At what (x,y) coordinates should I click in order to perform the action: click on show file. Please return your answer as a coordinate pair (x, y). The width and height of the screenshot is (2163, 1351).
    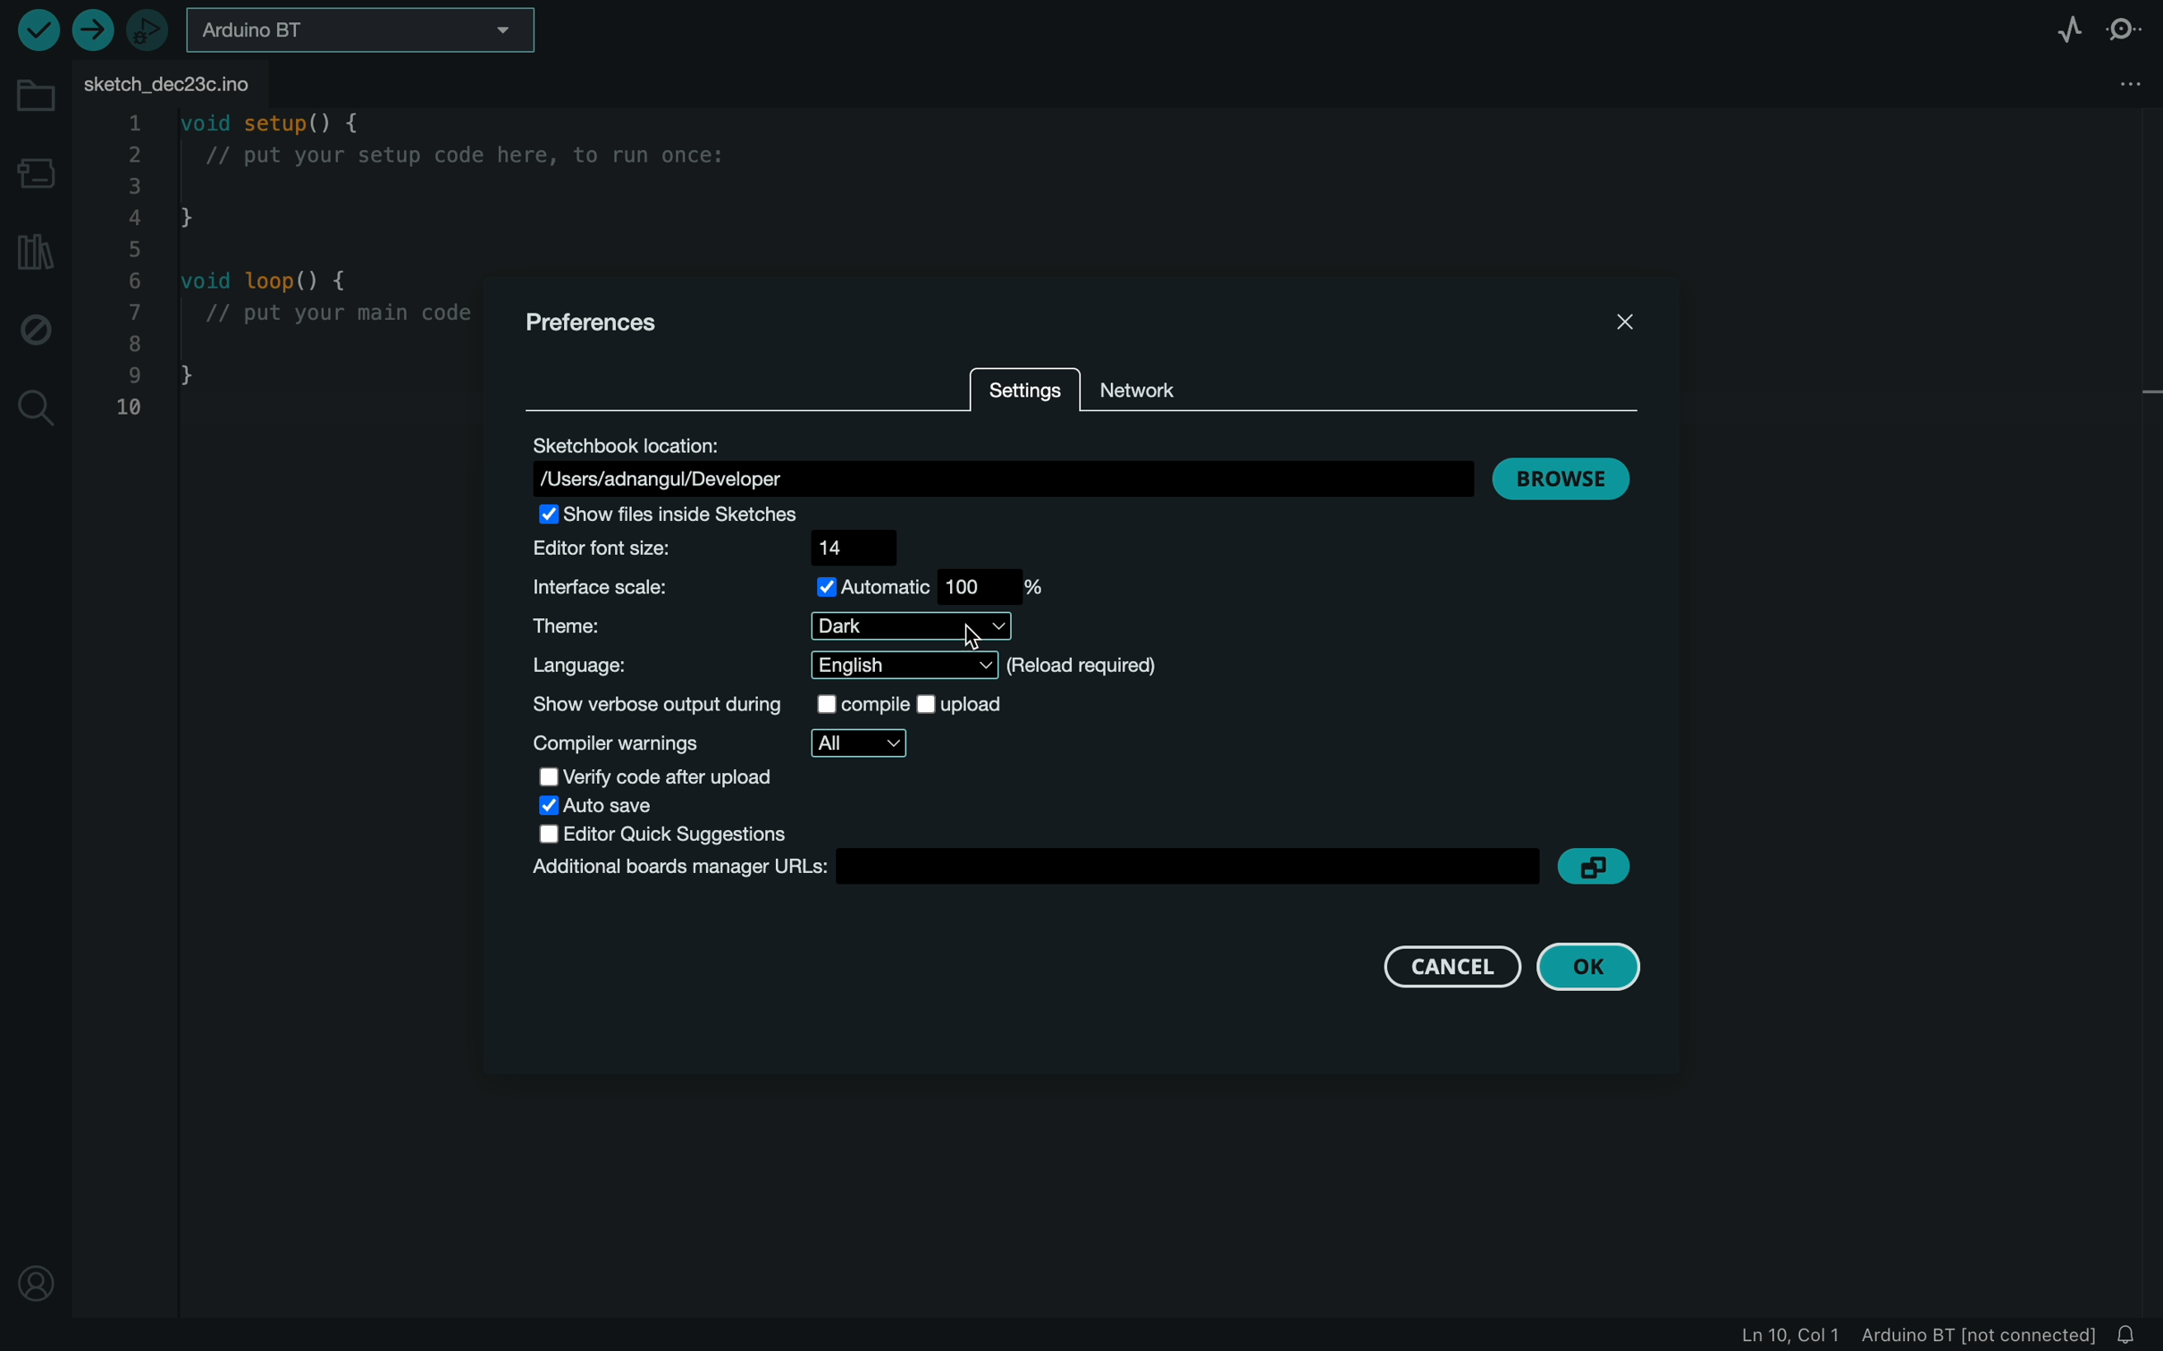
    Looking at the image, I should click on (693, 515).